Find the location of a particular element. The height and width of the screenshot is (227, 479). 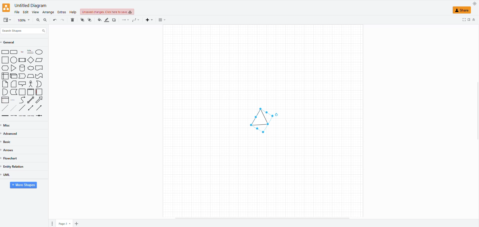

Line is located at coordinates (23, 108).